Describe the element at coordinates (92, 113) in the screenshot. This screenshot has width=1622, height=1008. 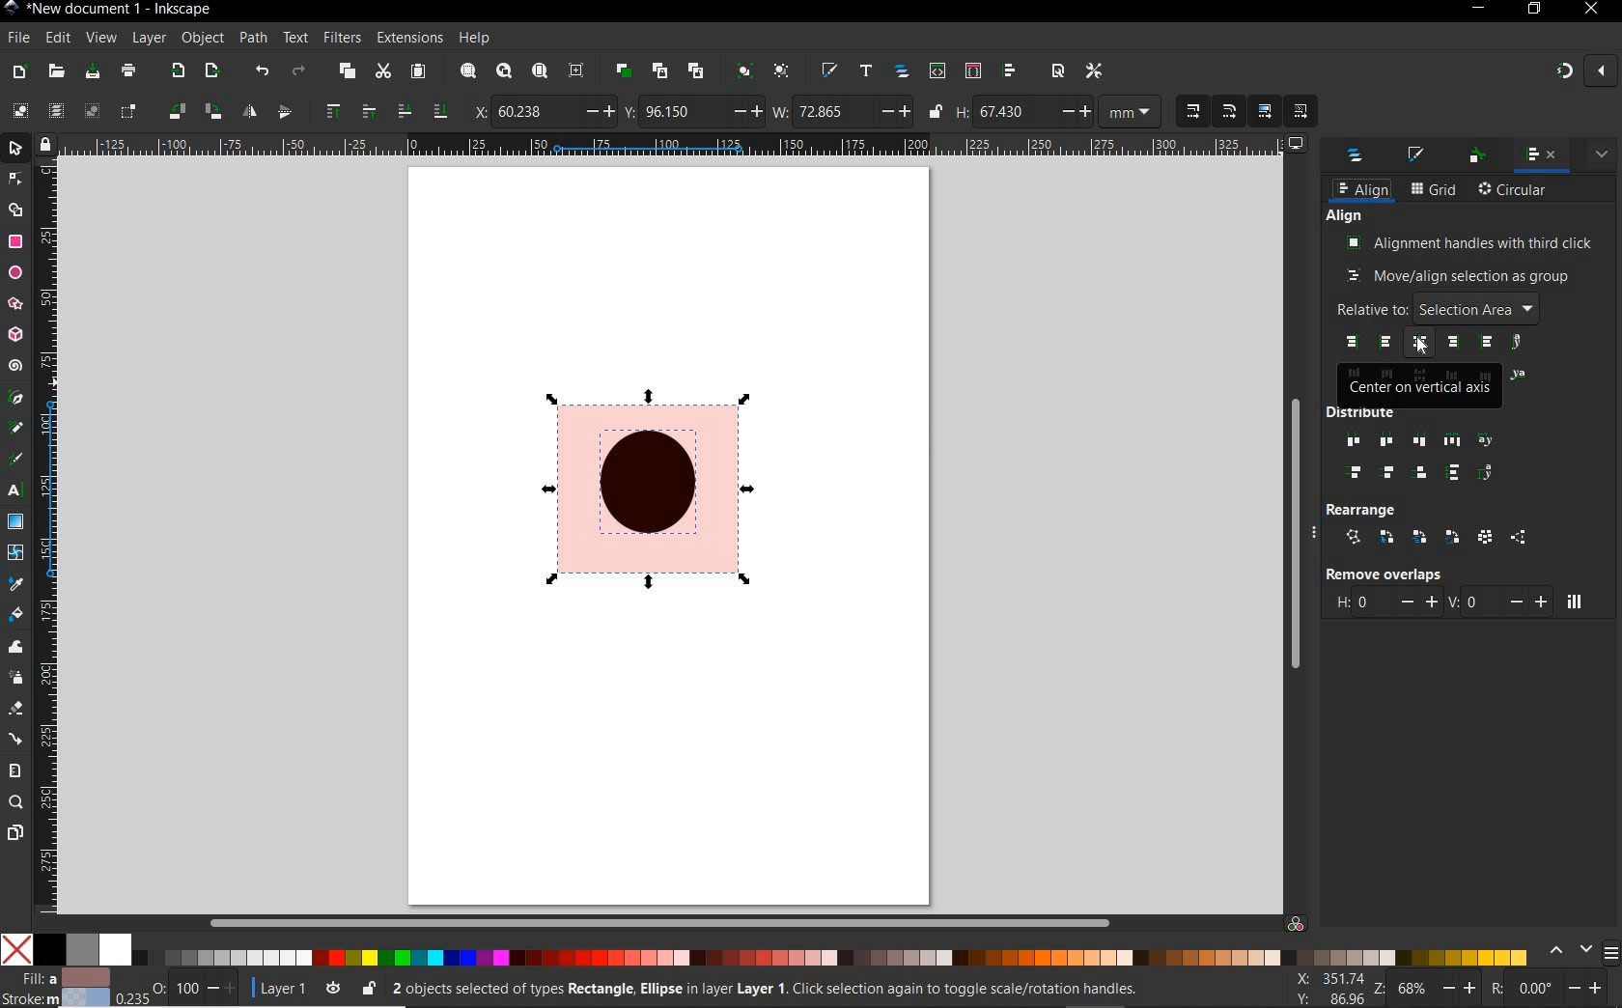
I see `deselect` at that location.